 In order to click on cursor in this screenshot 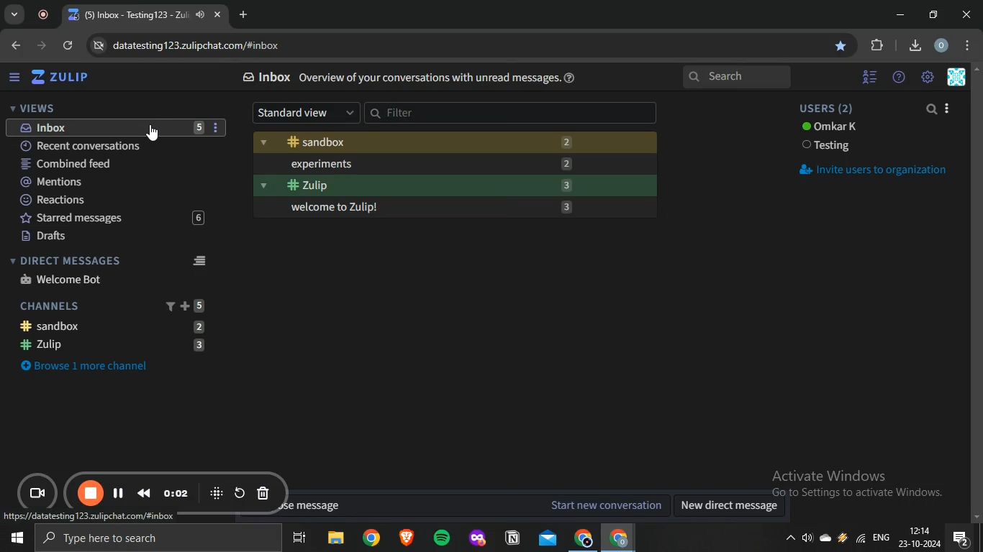, I will do `click(153, 133)`.